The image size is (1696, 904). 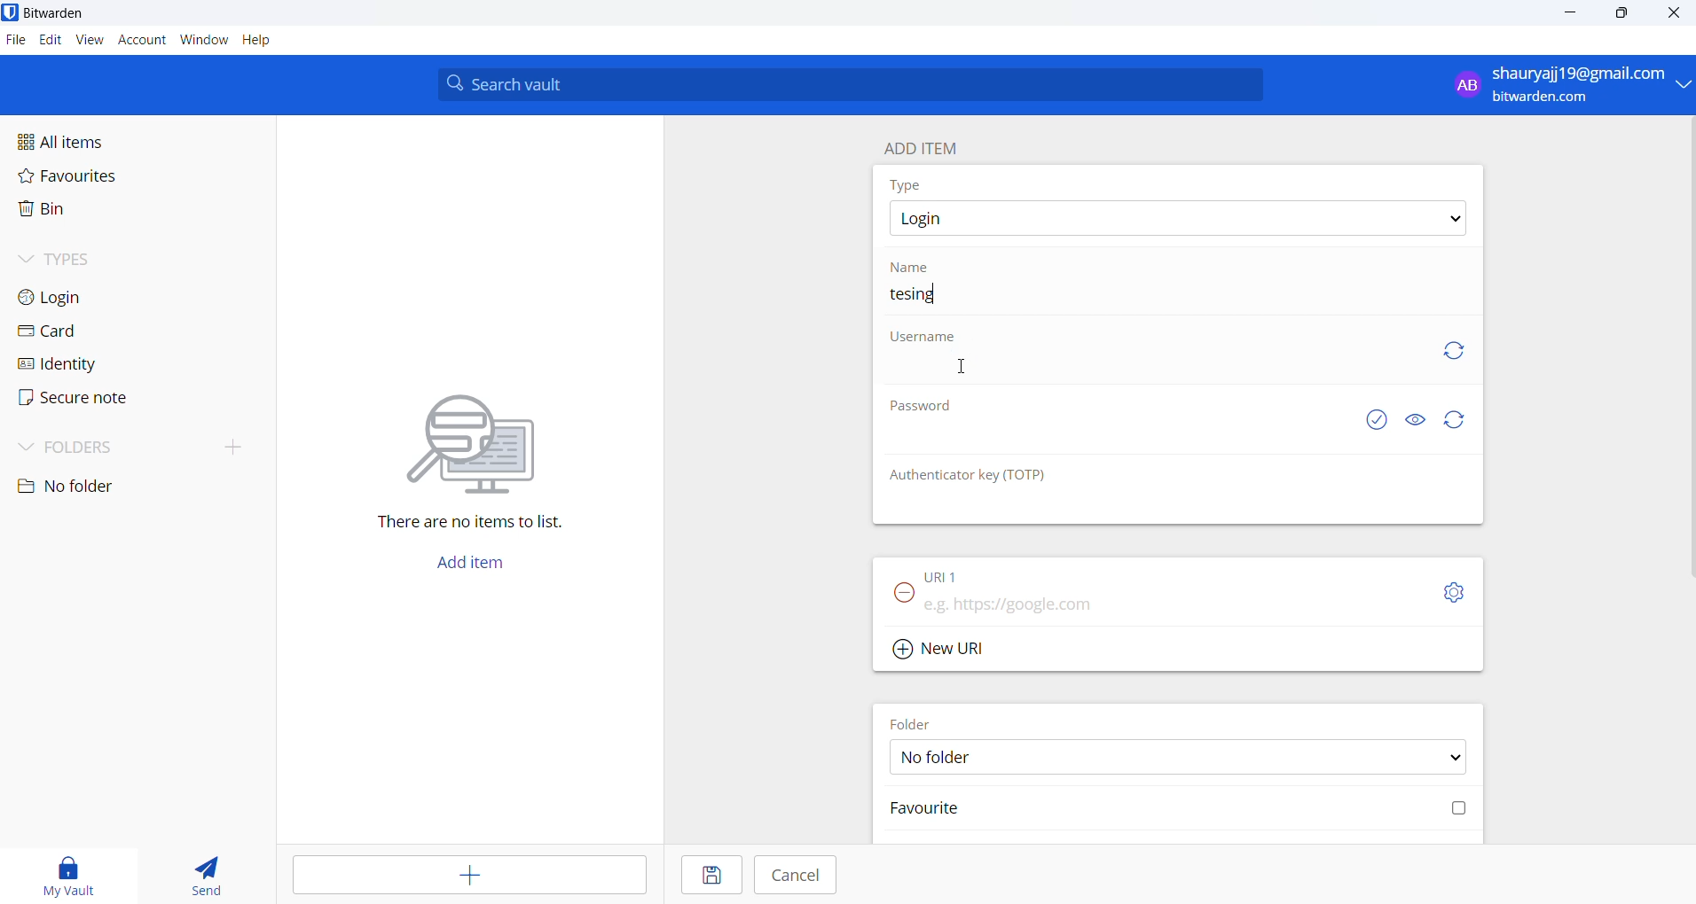 What do you see at coordinates (1416, 419) in the screenshot?
I see `show and hide` at bounding box center [1416, 419].